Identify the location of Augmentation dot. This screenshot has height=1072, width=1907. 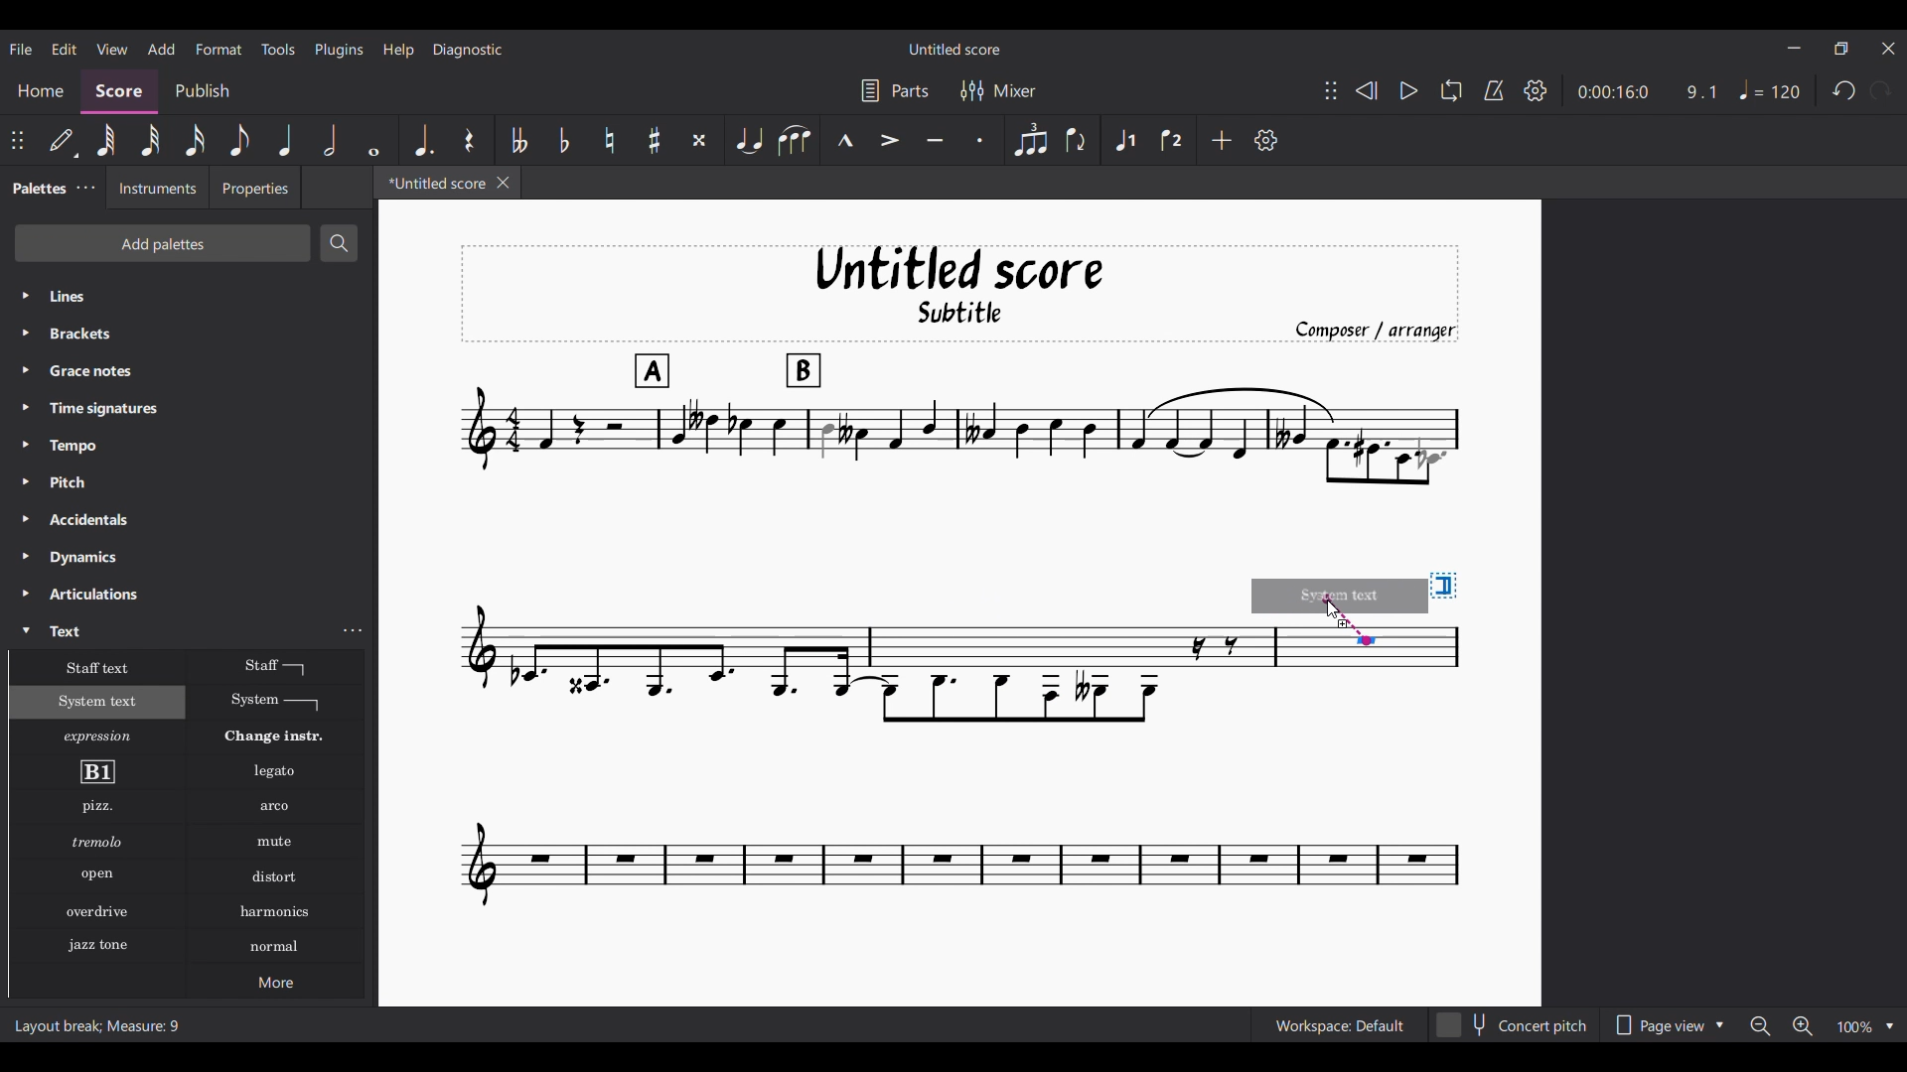
(421, 140).